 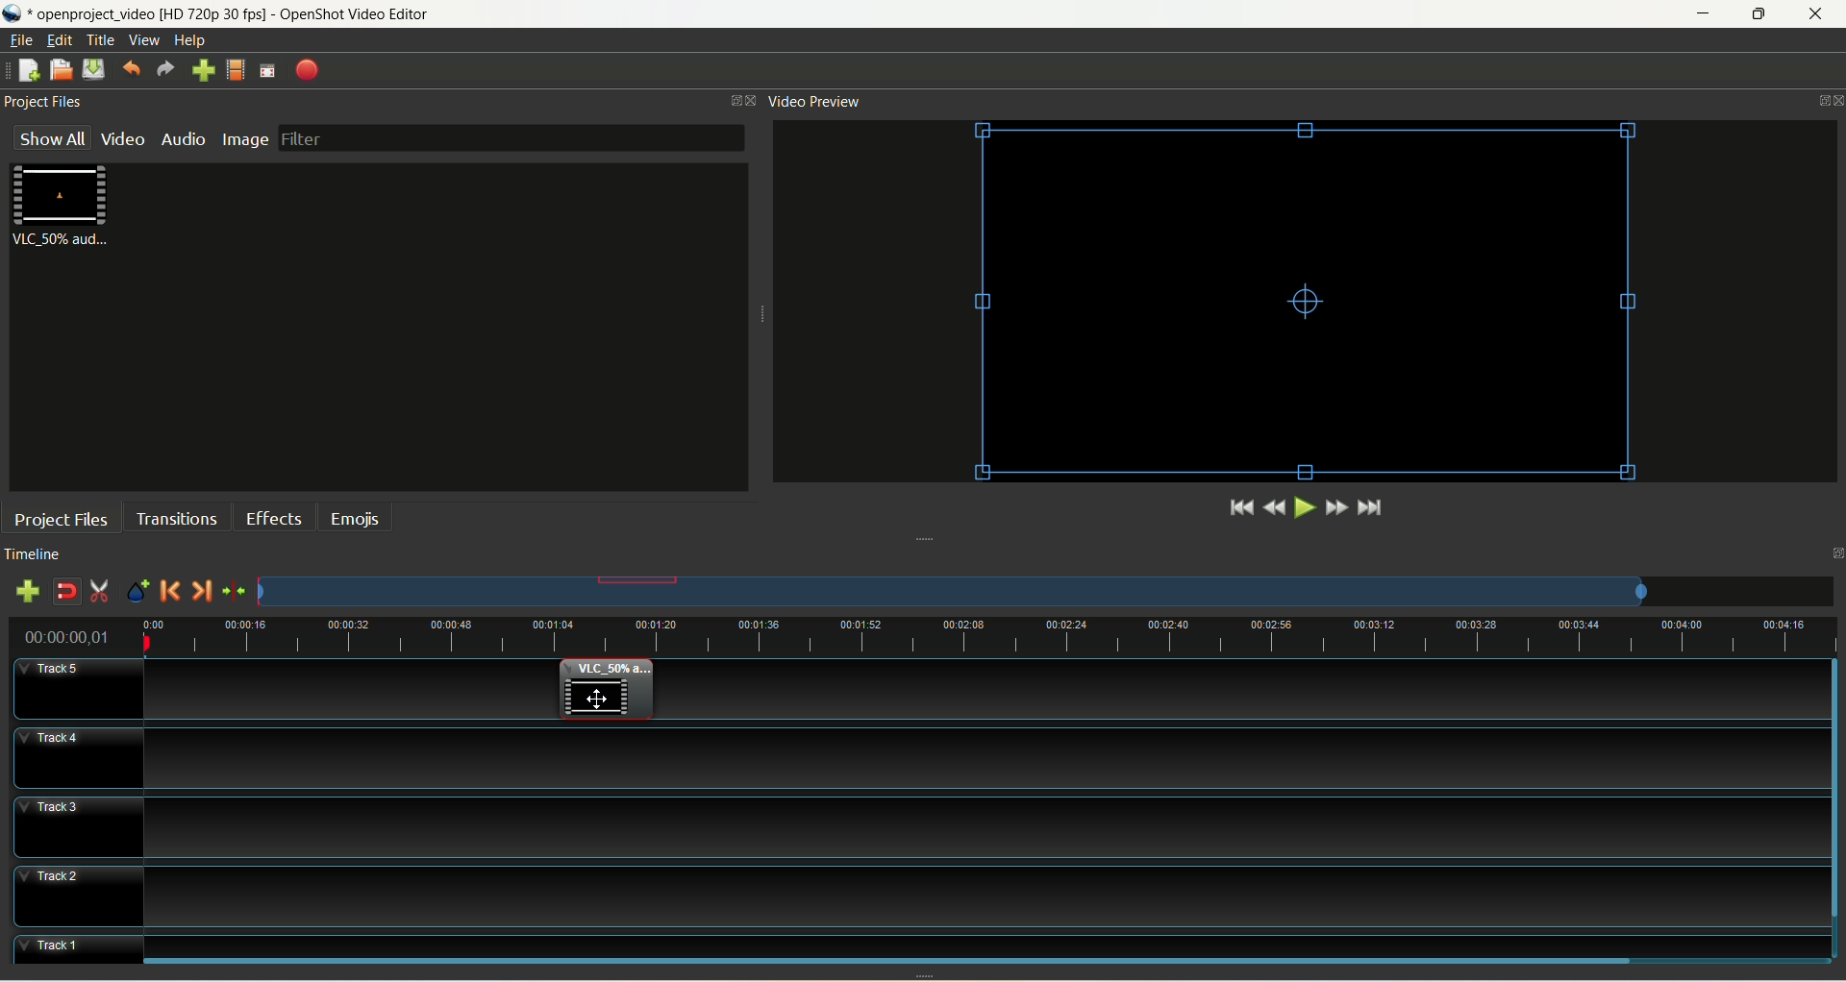 I want to click on maximize, so click(x=1759, y=14).